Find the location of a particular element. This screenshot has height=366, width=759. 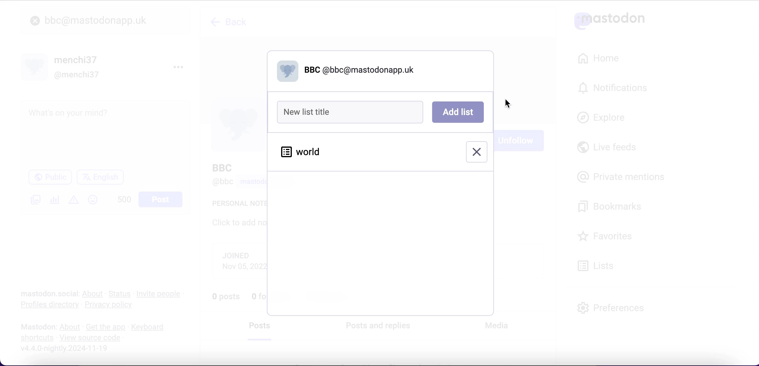

add an image is located at coordinates (35, 200).